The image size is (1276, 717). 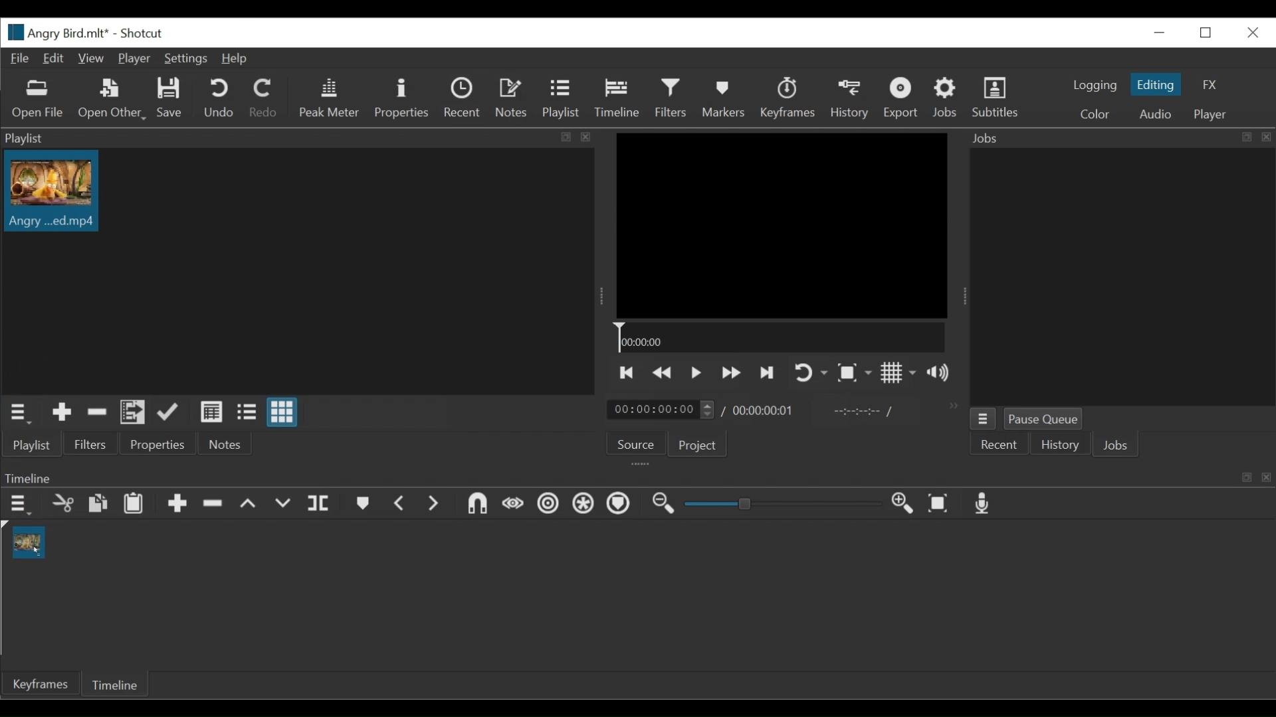 I want to click on logging, so click(x=1095, y=86).